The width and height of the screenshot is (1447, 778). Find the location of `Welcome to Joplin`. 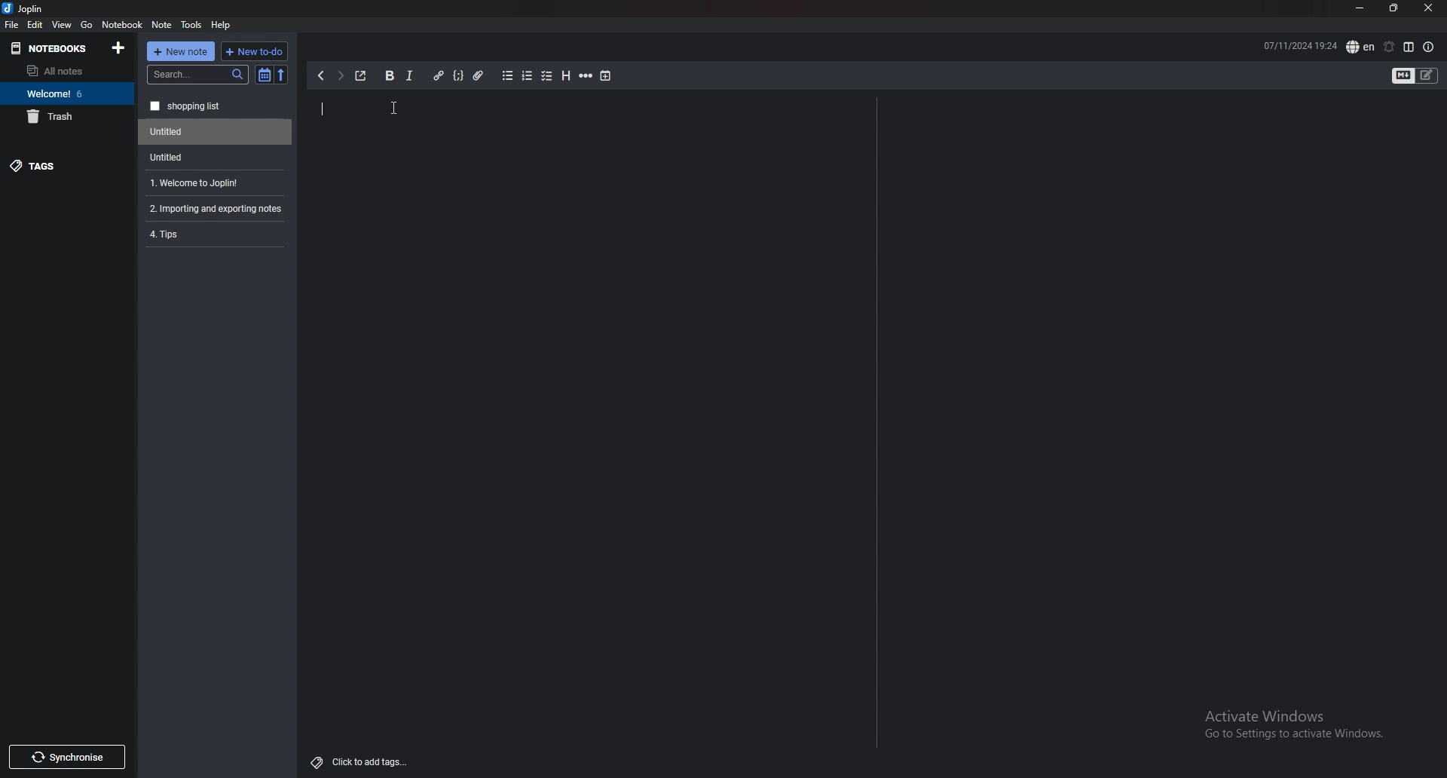

Welcome to Joplin is located at coordinates (213, 182).